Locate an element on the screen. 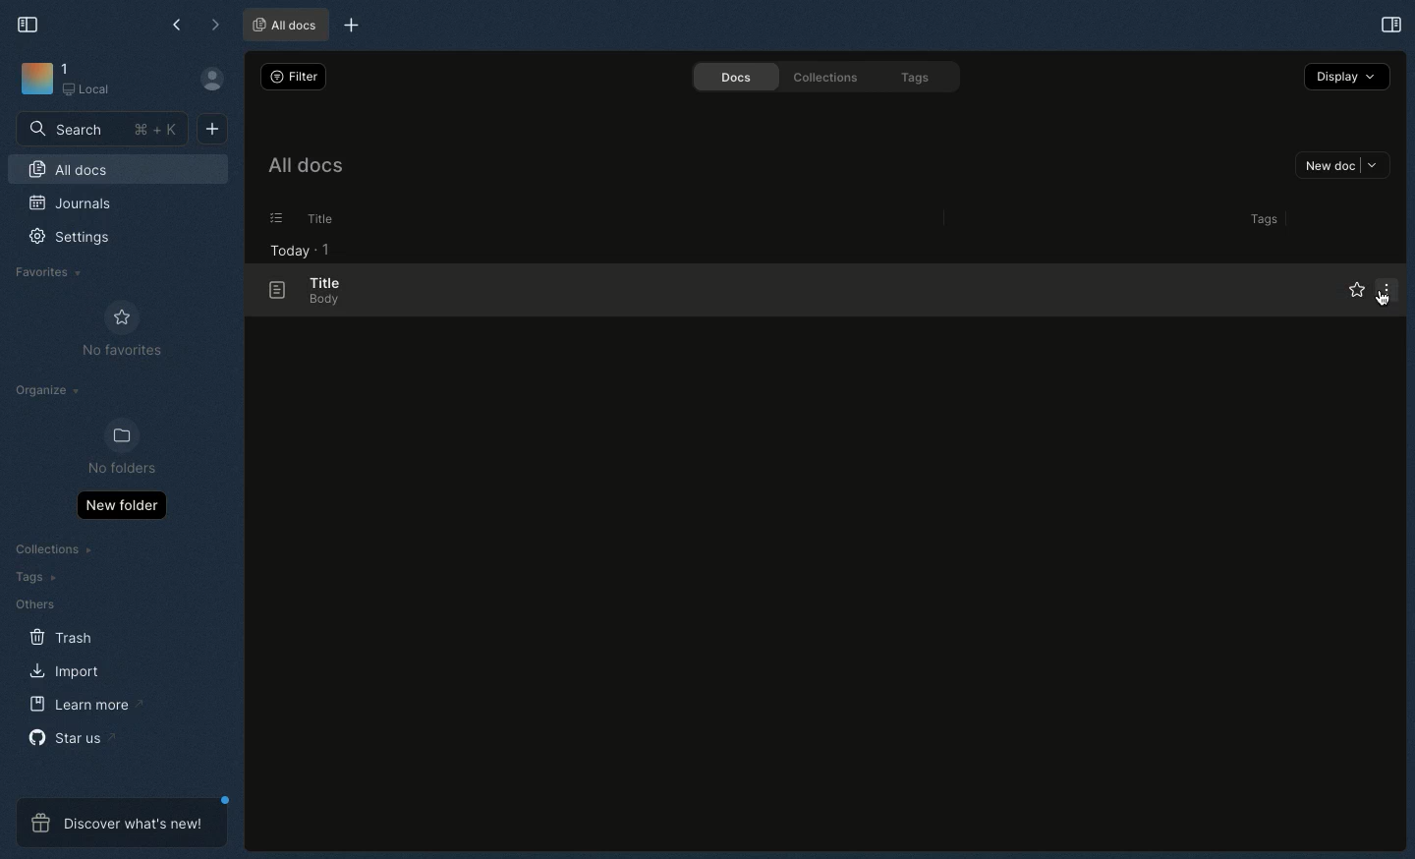  New doc is located at coordinates (212, 127).